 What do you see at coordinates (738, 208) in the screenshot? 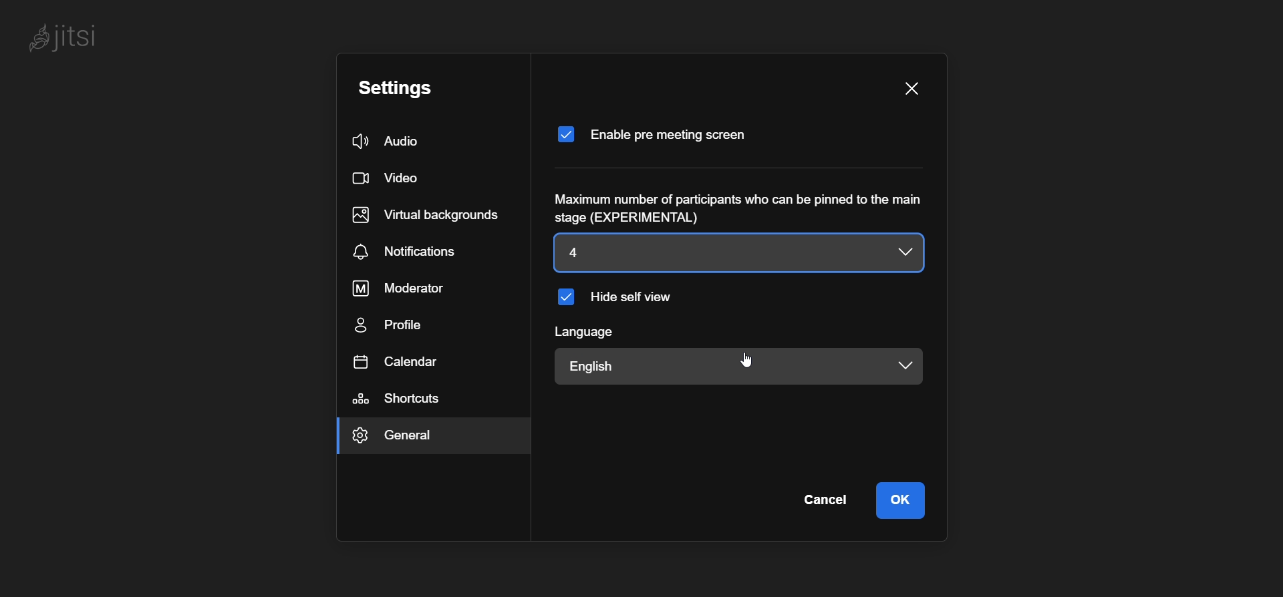
I see `Maximum number of participants who can be pinned to the main
stage (EXPERIMENTAL)` at bounding box center [738, 208].